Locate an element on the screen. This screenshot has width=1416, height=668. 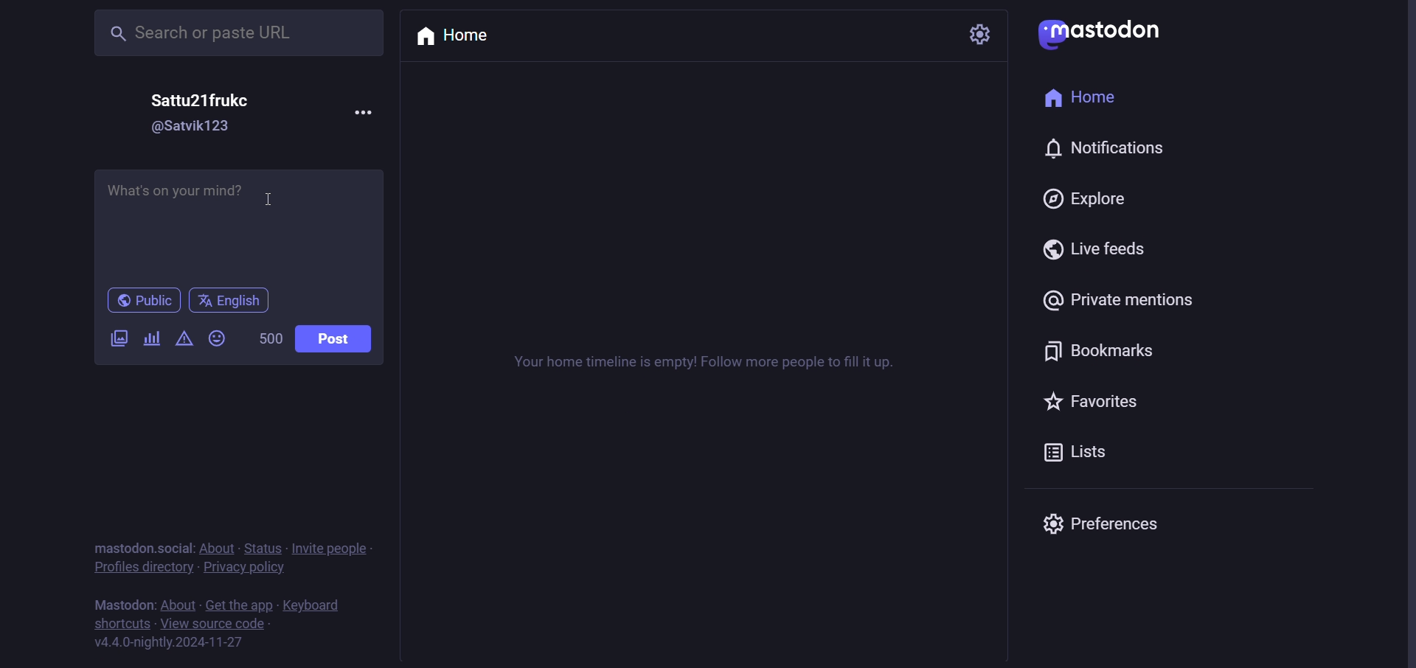
preferences is located at coordinates (1100, 523).